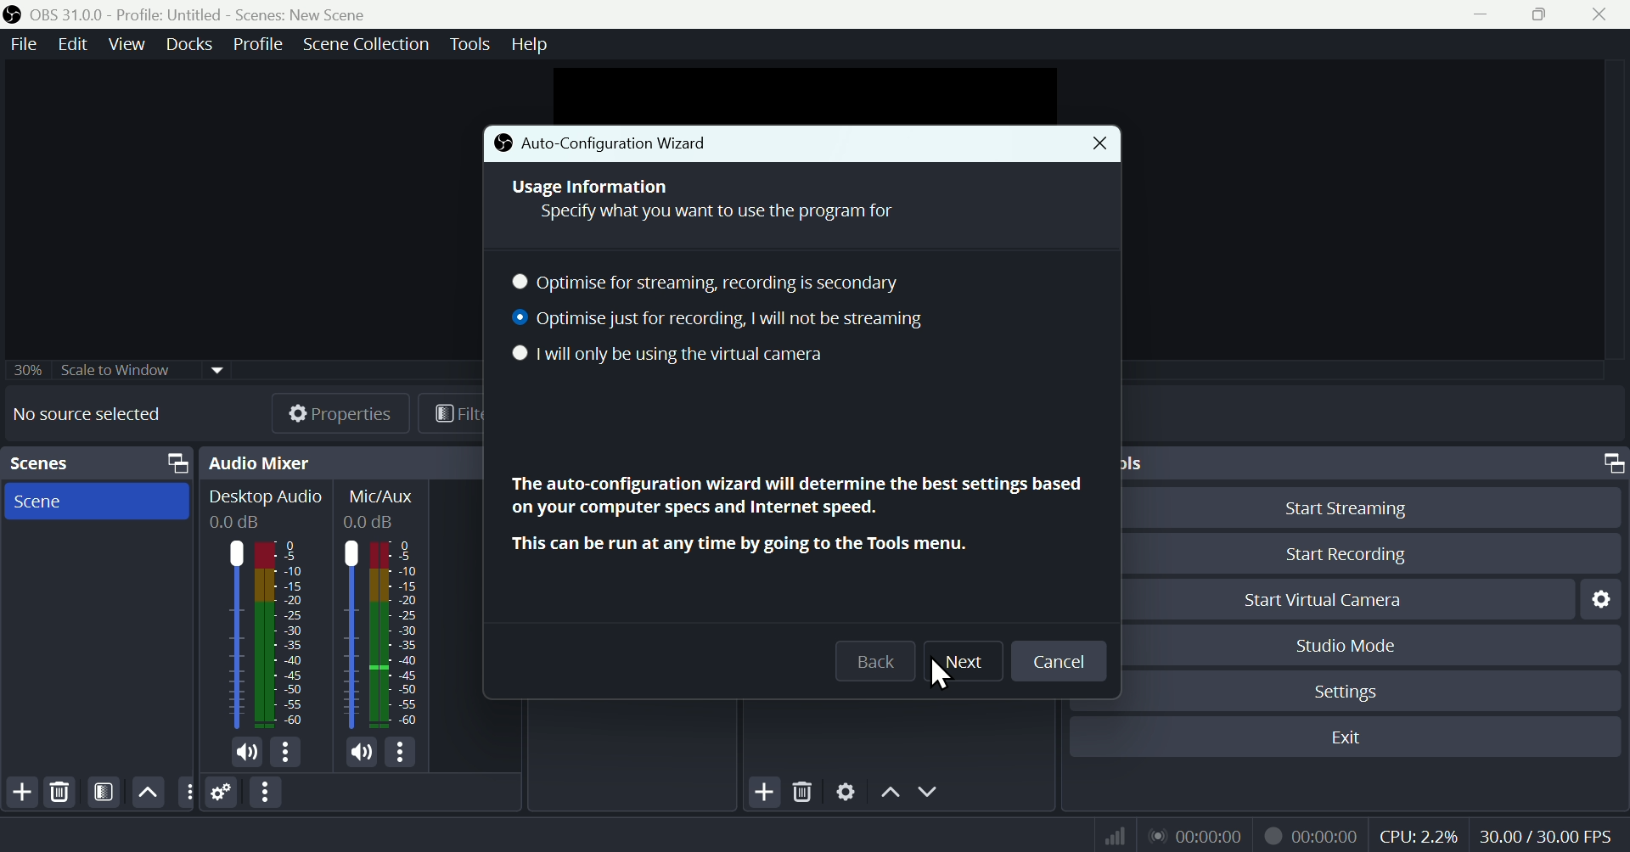 The width and height of the screenshot is (1630, 852). I want to click on Option, so click(267, 793).